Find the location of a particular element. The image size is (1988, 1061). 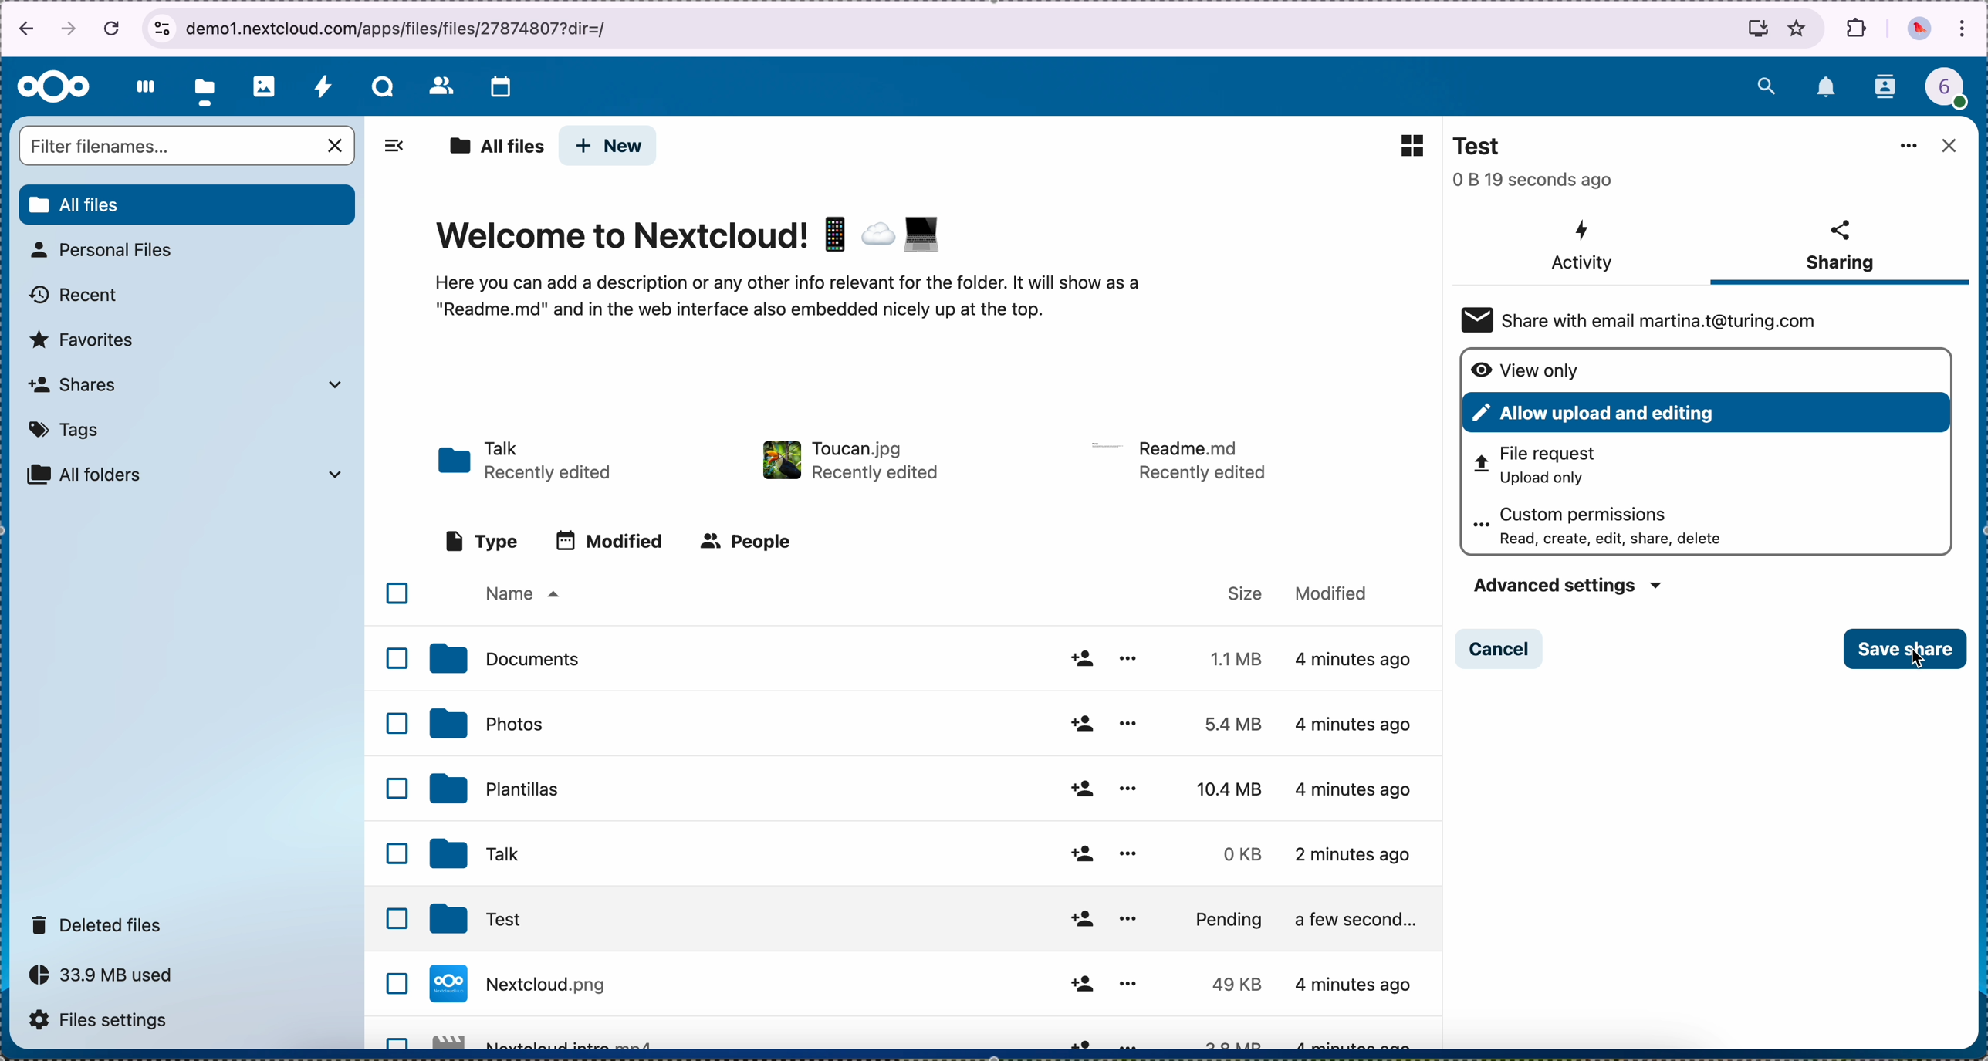

all files is located at coordinates (495, 147).